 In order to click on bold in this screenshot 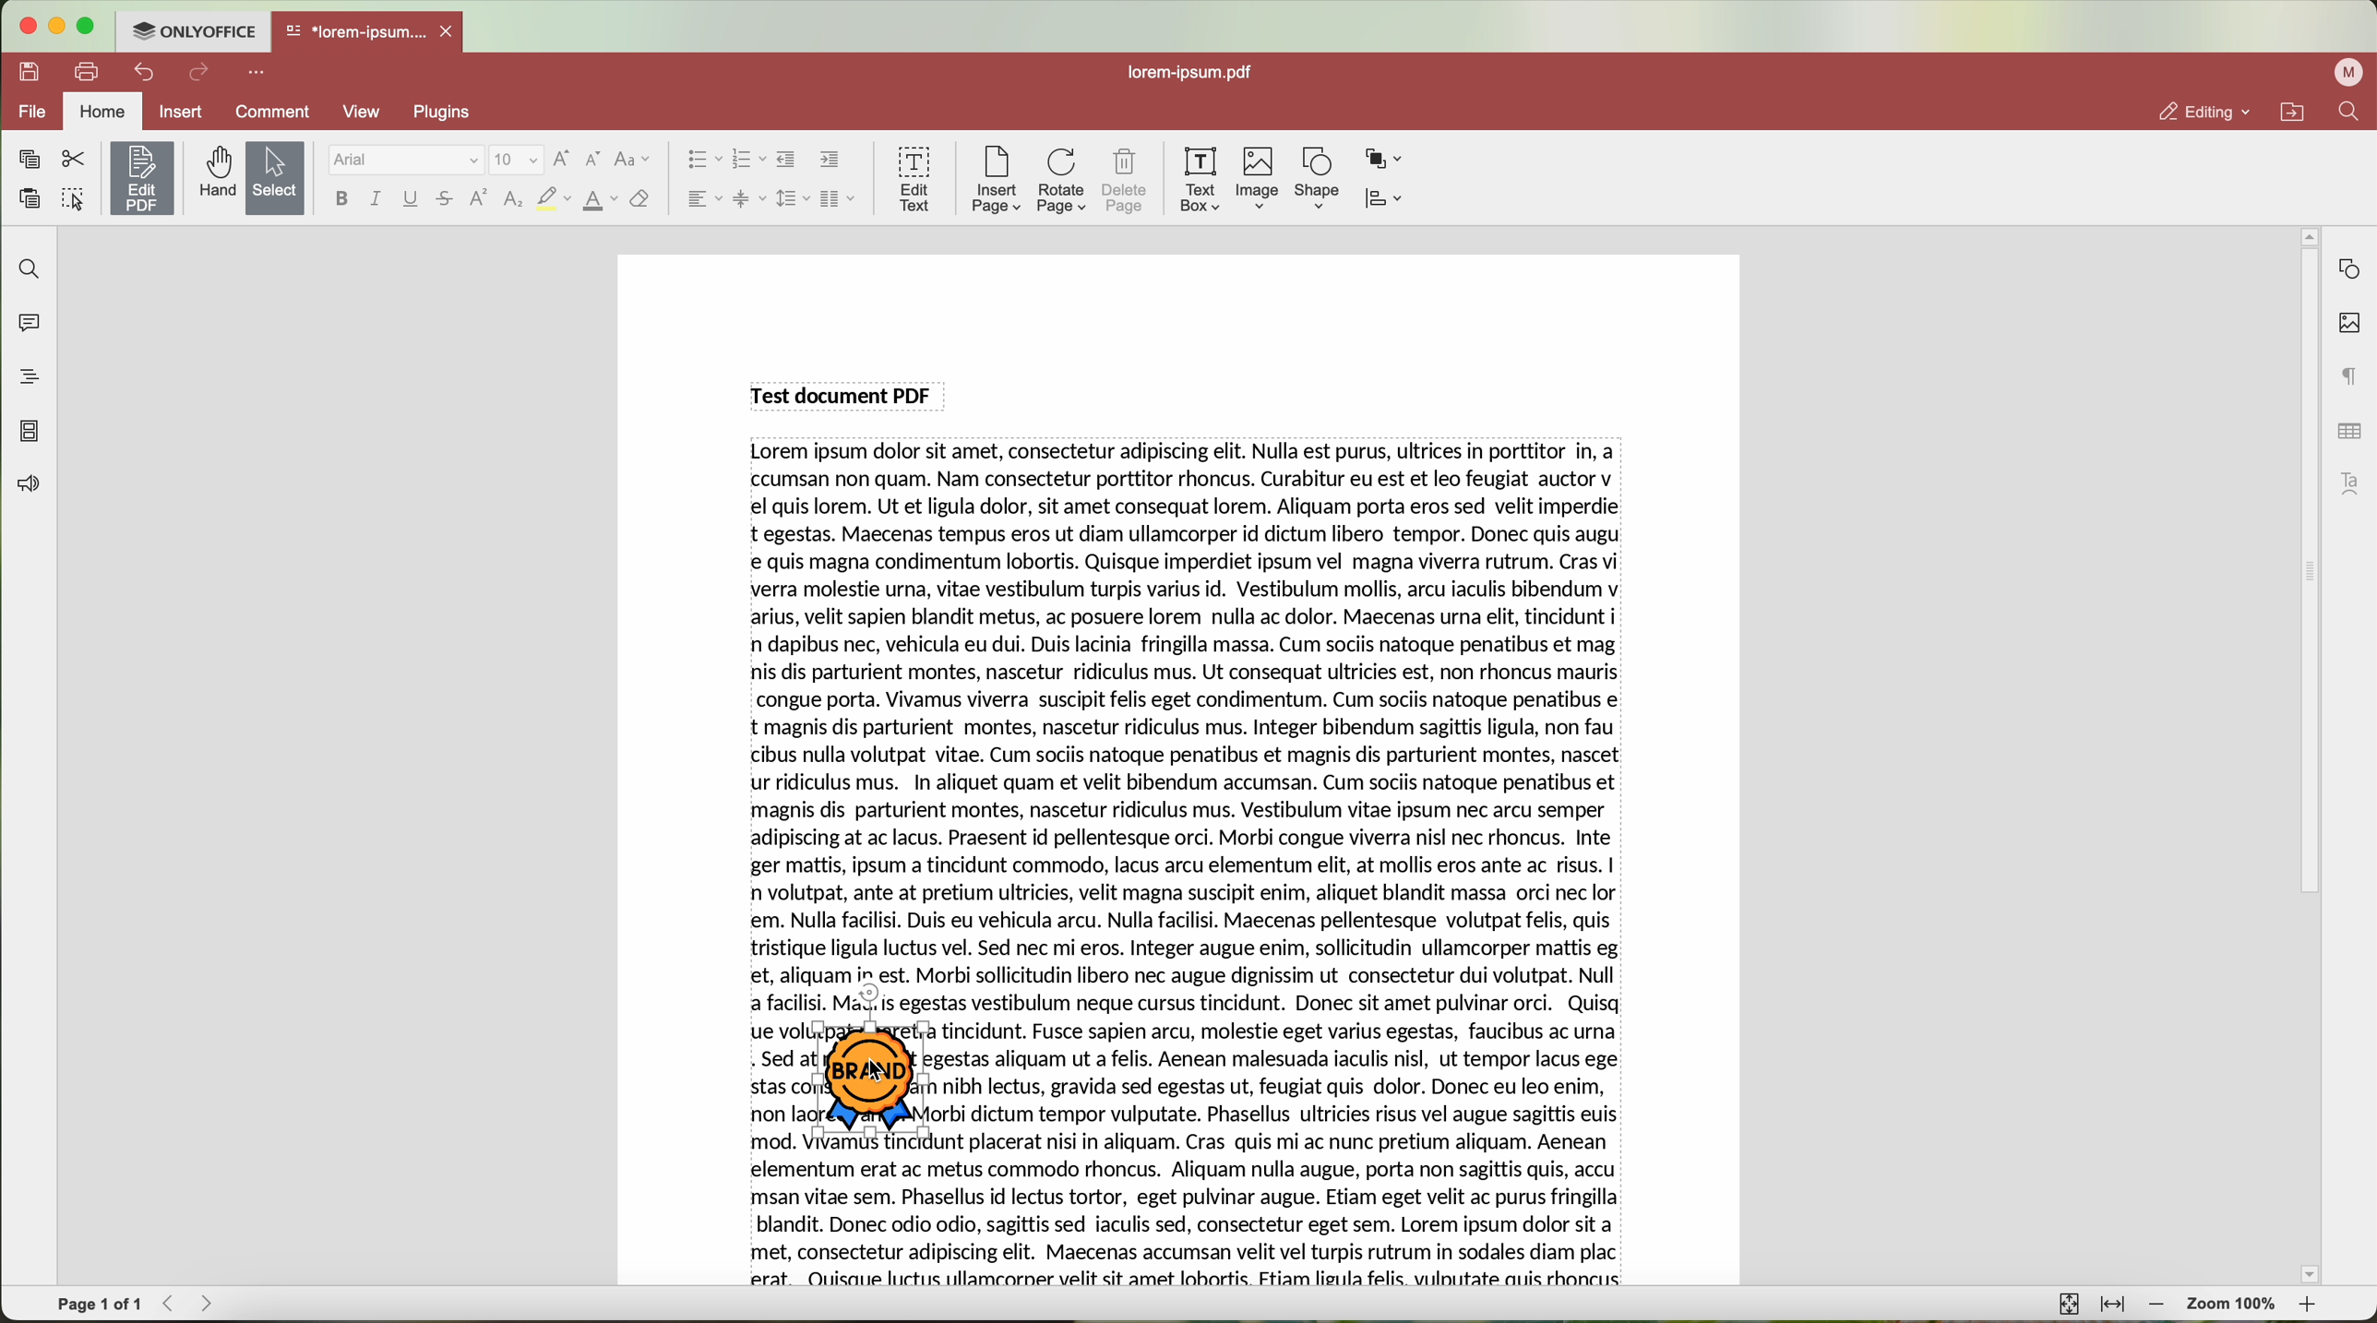, I will do `click(341, 198)`.